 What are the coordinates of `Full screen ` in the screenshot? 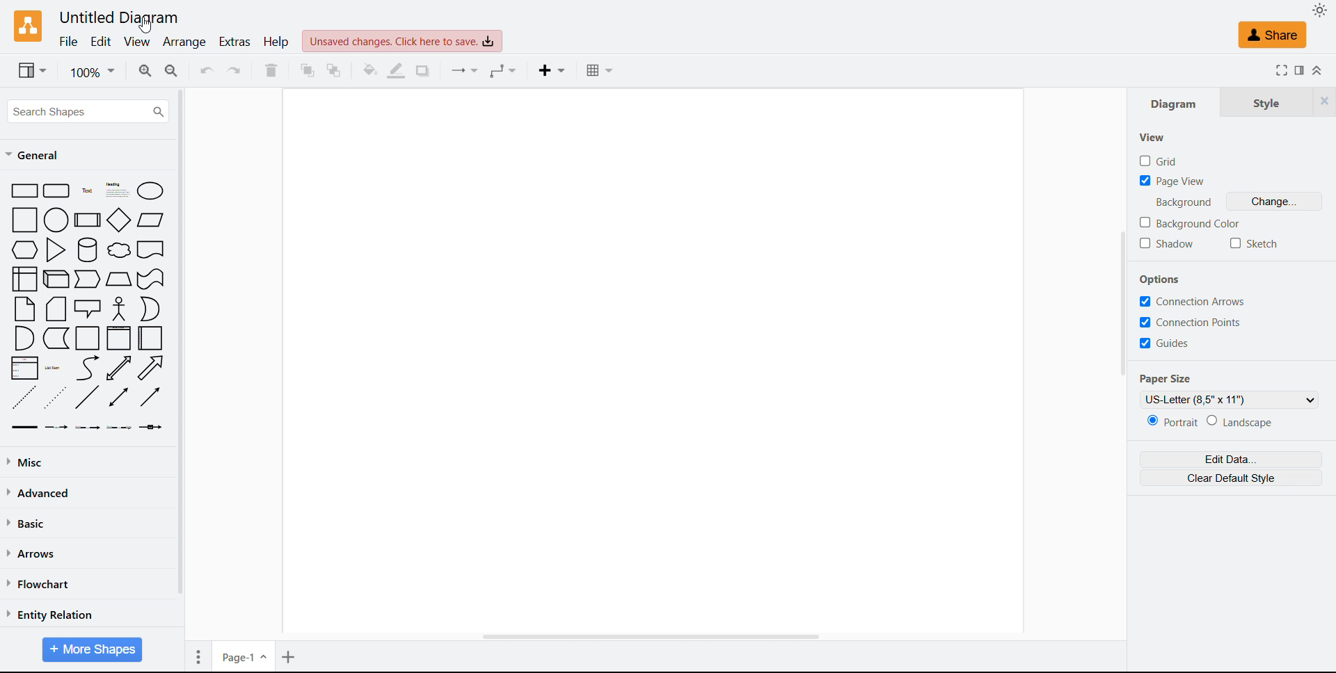 It's located at (1282, 70).